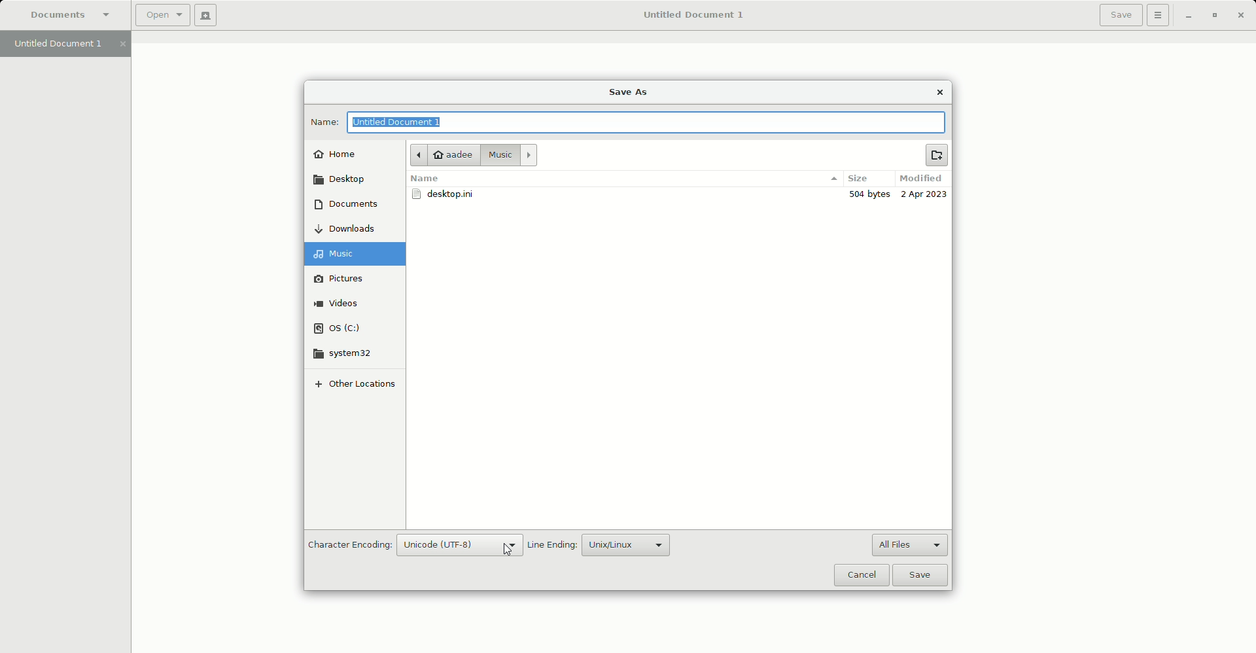 The height and width of the screenshot is (653, 1256). What do you see at coordinates (623, 545) in the screenshot?
I see `Unix` at bounding box center [623, 545].